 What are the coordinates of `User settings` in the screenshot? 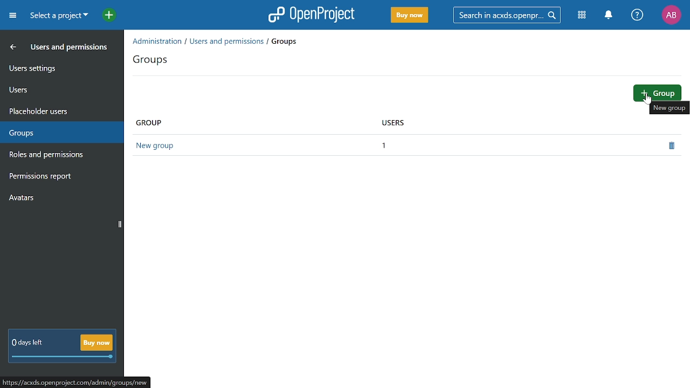 It's located at (56, 67).